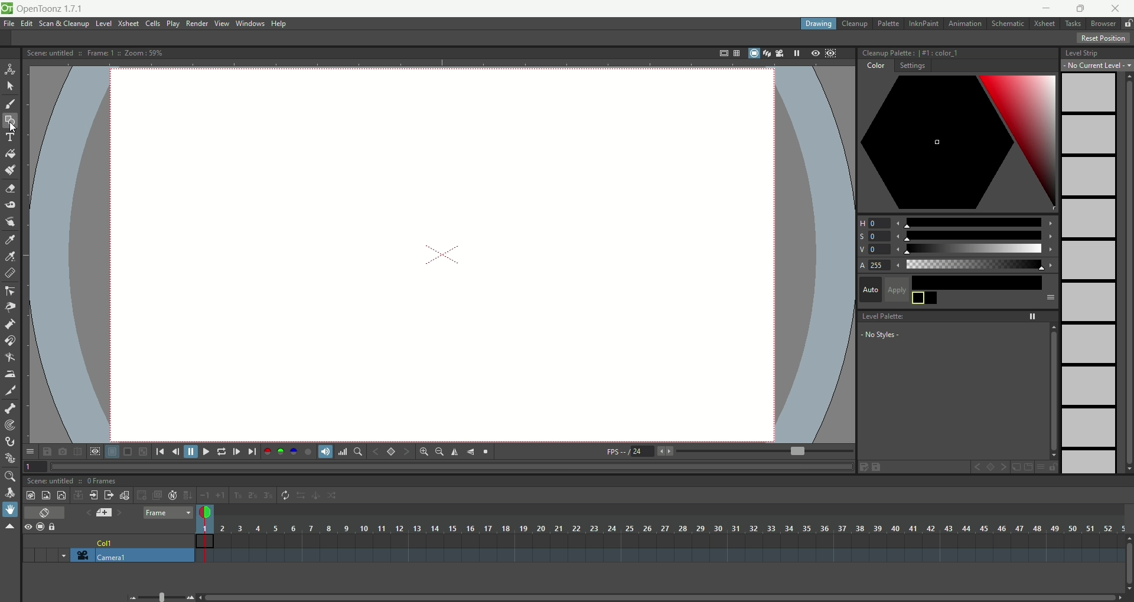 The image size is (1134, 602). I want to click on set the playback frame rate, so click(796, 451).